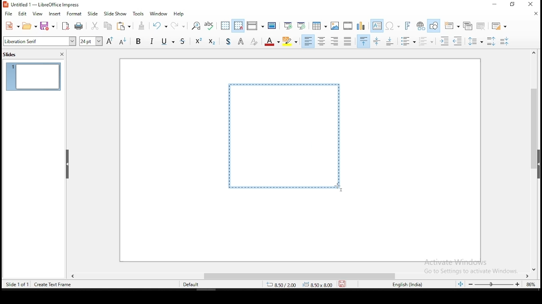 The width and height of the screenshot is (542, 304). Describe the element at coordinates (494, 5) in the screenshot. I see `minimize` at that location.